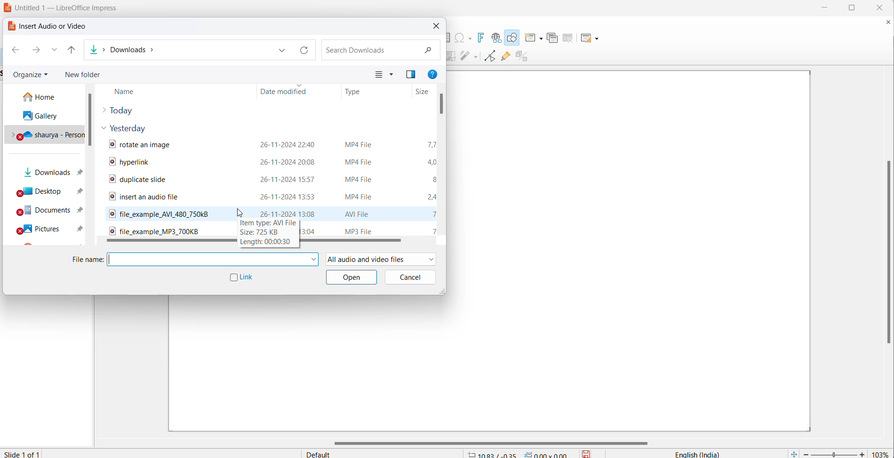 The width and height of the screenshot is (894, 458). Describe the element at coordinates (7, 8) in the screenshot. I see `logo` at that location.